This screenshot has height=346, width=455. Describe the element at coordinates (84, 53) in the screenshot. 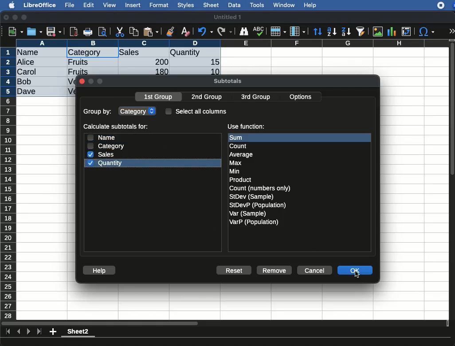

I see `category` at that location.